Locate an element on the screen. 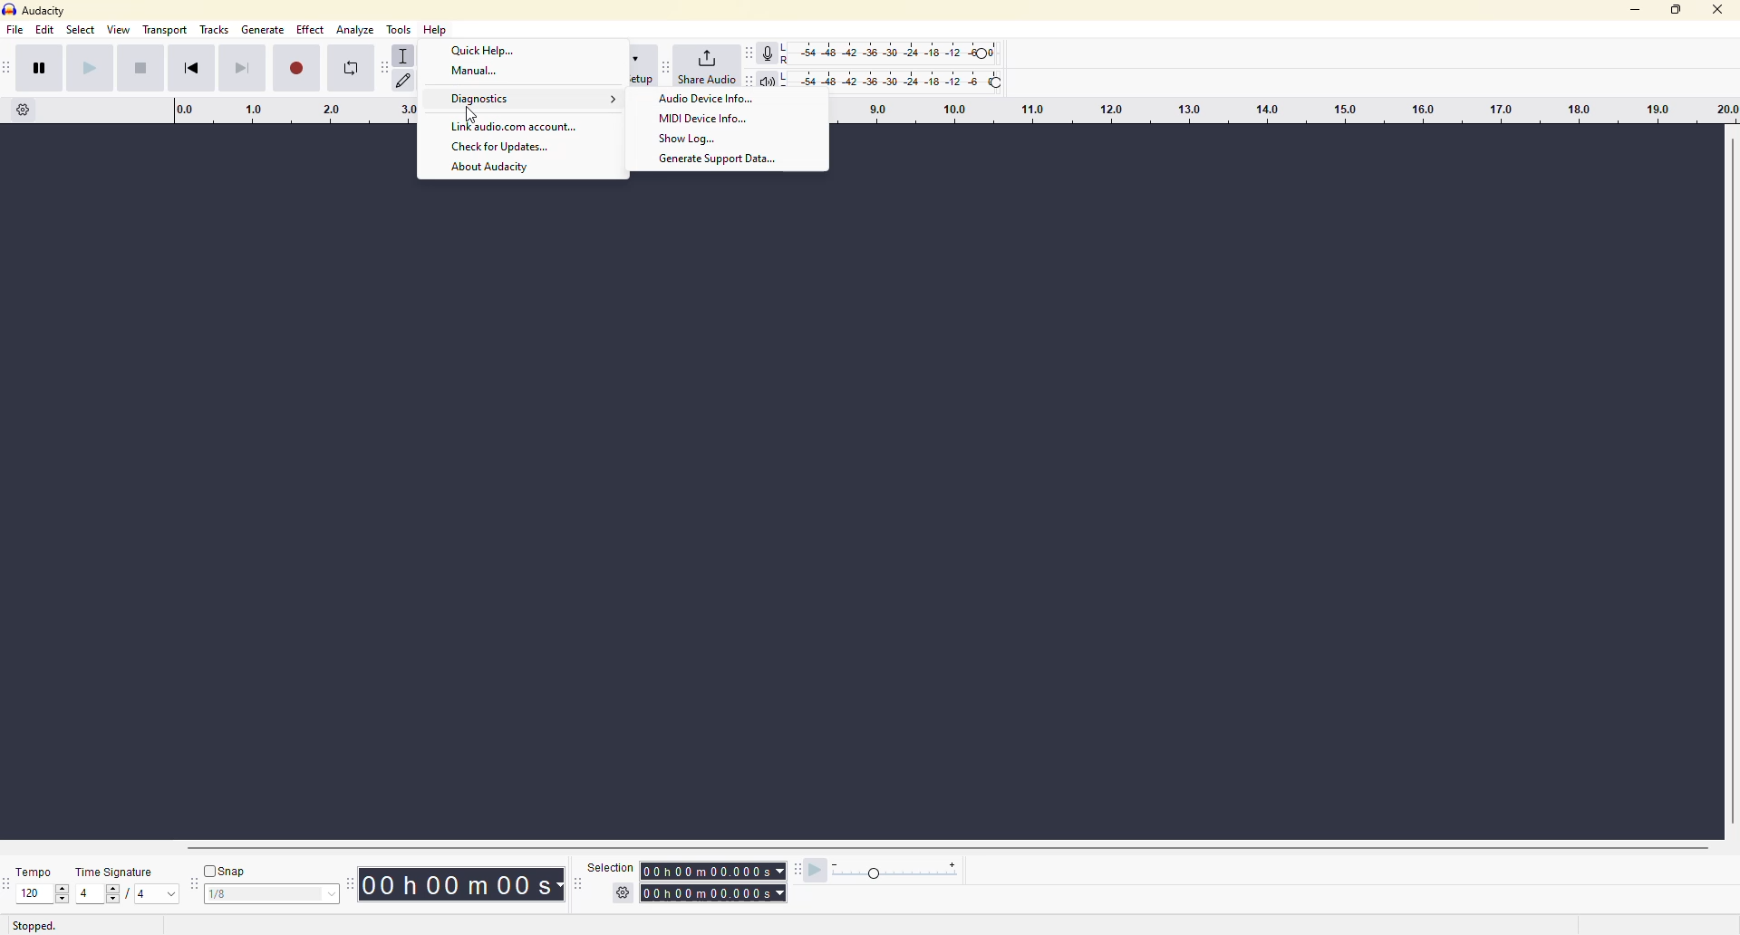 The width and height of the screenshot is (1740, 935). 00h 00m 00s is located at coordinates (459, 883).